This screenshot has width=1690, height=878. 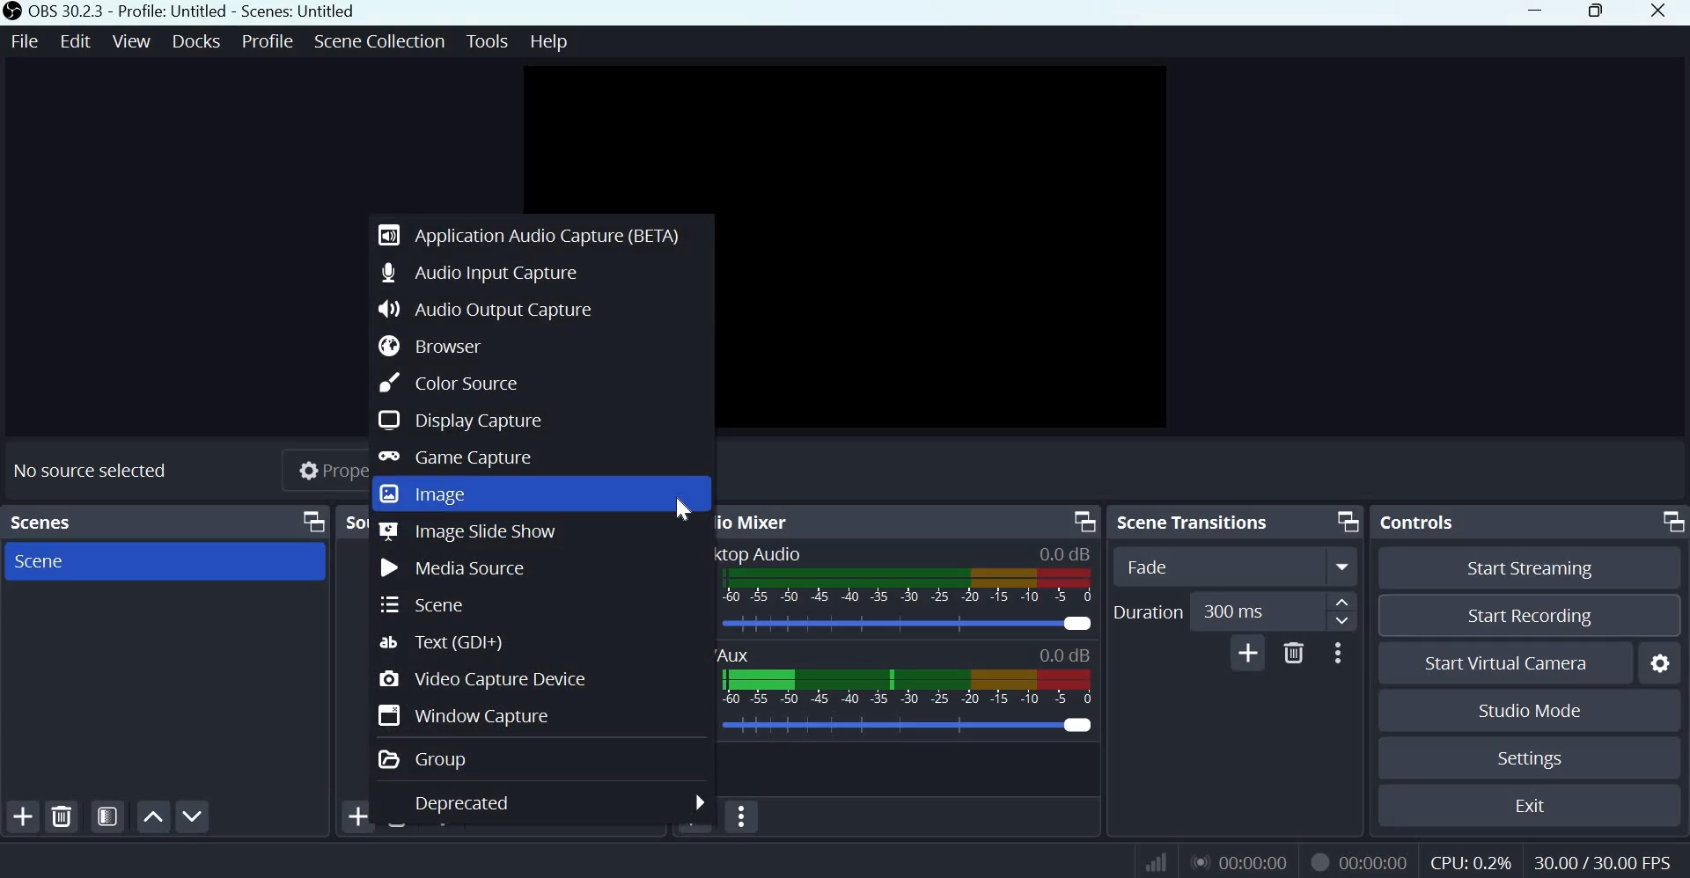 What do you see at coordinates (1538, 12) in the screenshot?
I see `Minimize` at bounding box center [1538, 12].